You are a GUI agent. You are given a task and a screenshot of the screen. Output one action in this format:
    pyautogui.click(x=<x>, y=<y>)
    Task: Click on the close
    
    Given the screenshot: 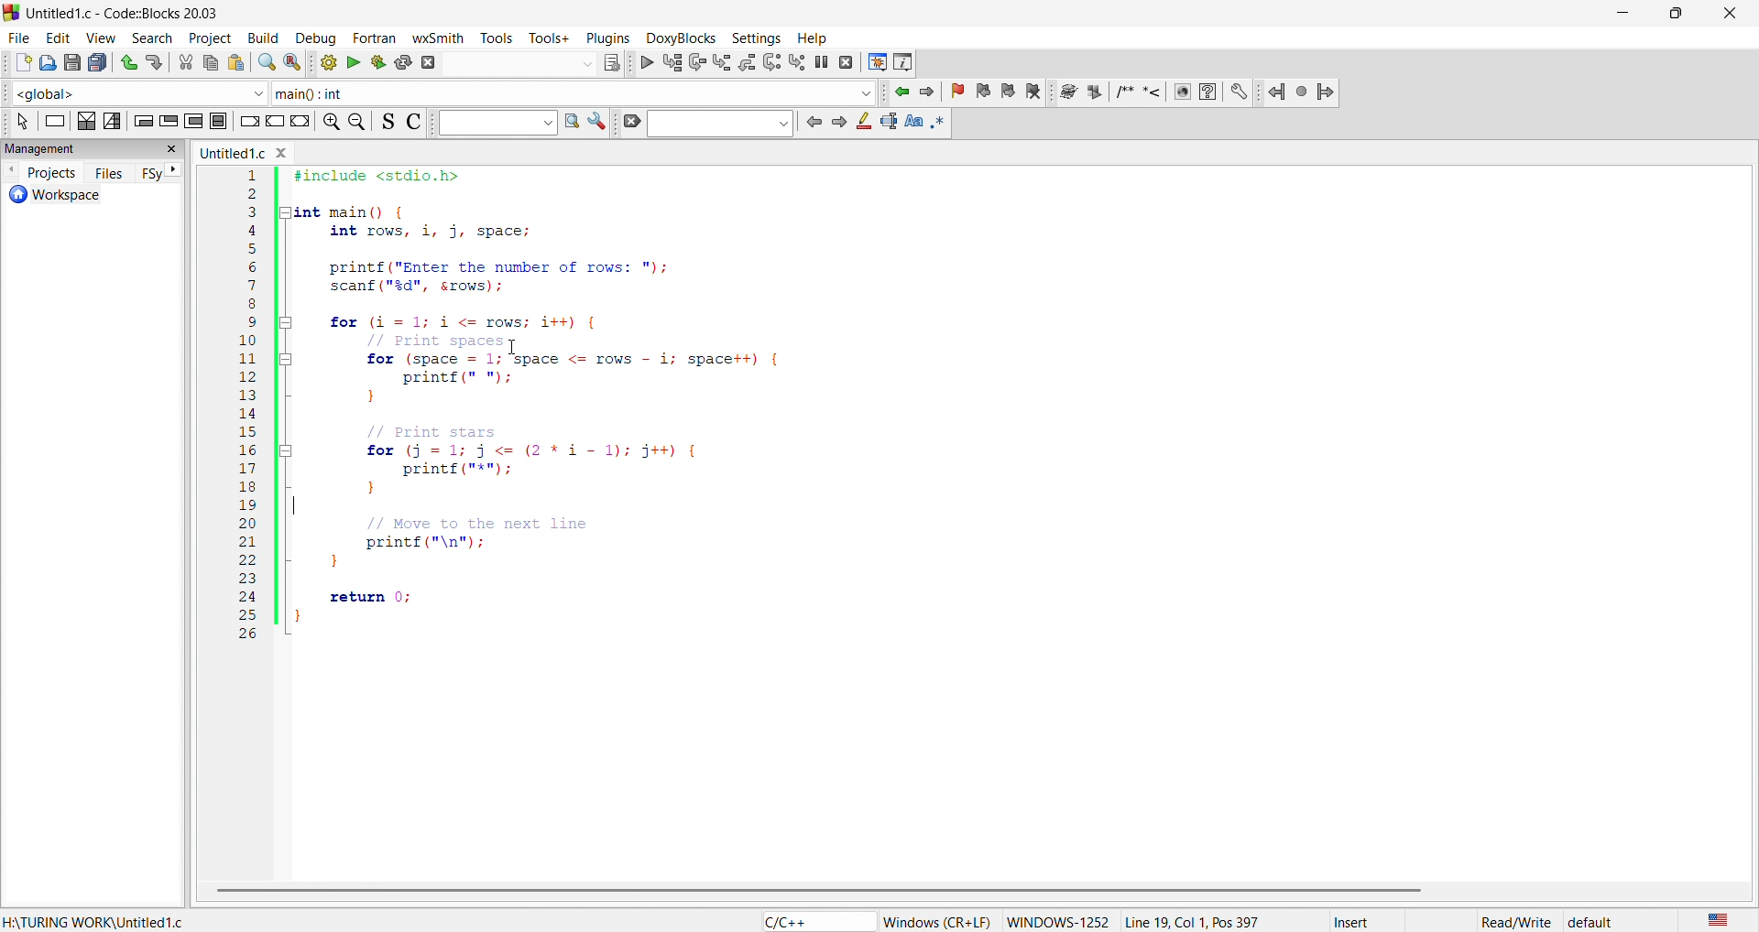 What is the action you would take?
    pyautogui.click(x=174, y=149)
    